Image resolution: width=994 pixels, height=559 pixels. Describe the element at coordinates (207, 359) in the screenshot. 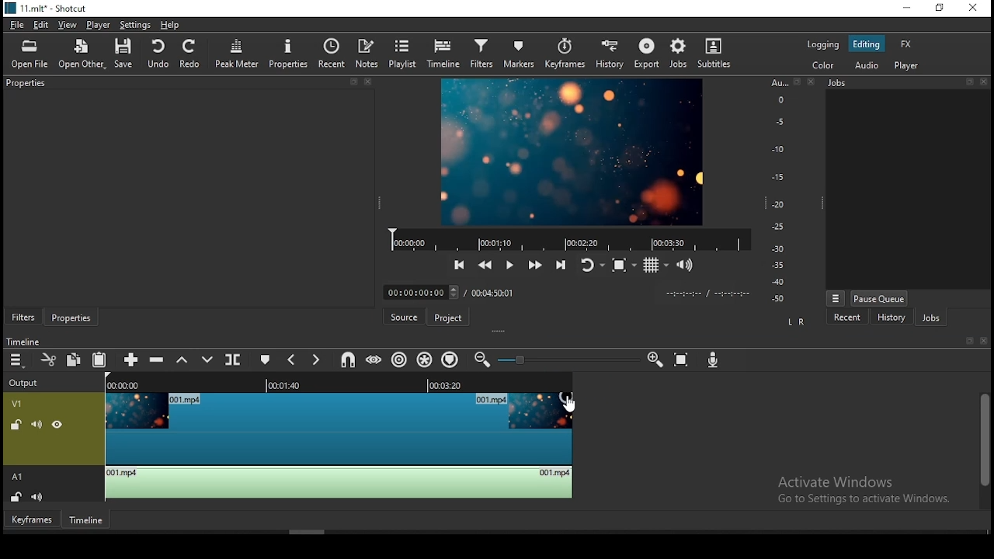

I see `overwrite` at that location.